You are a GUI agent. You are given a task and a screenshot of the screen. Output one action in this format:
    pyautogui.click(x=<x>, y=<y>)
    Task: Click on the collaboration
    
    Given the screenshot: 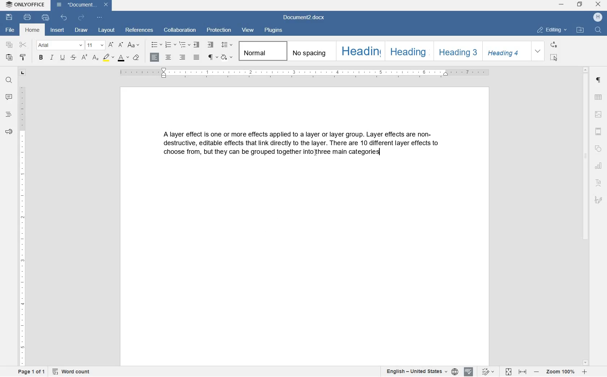 What is the action you would take?
    pyautogui.click(x=180, y=30)
    